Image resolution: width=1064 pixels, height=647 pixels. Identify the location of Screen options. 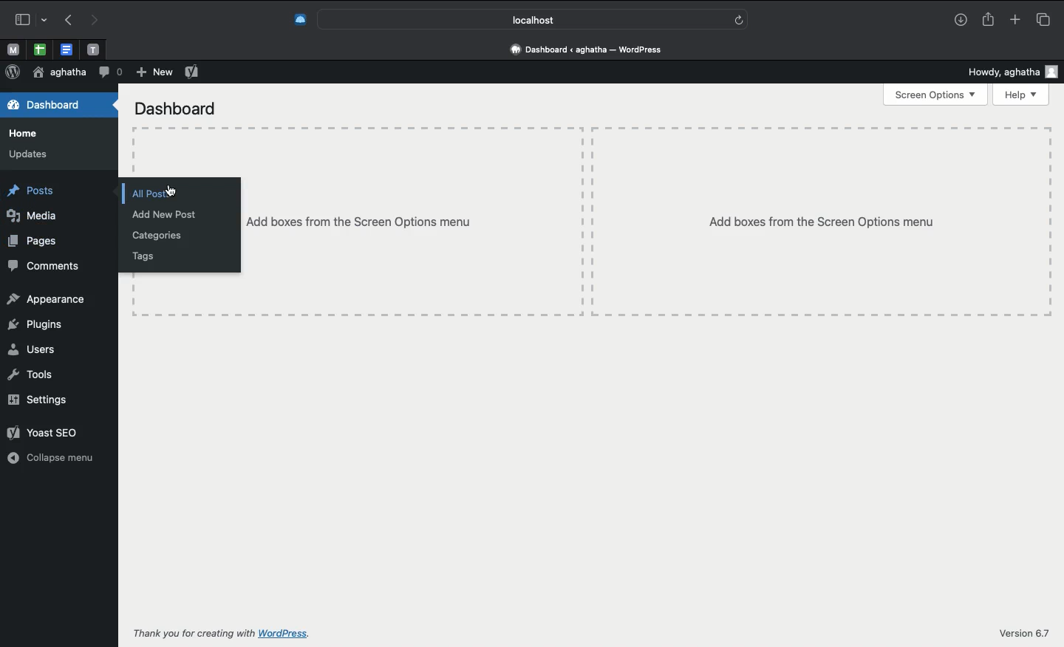
(937, 95).